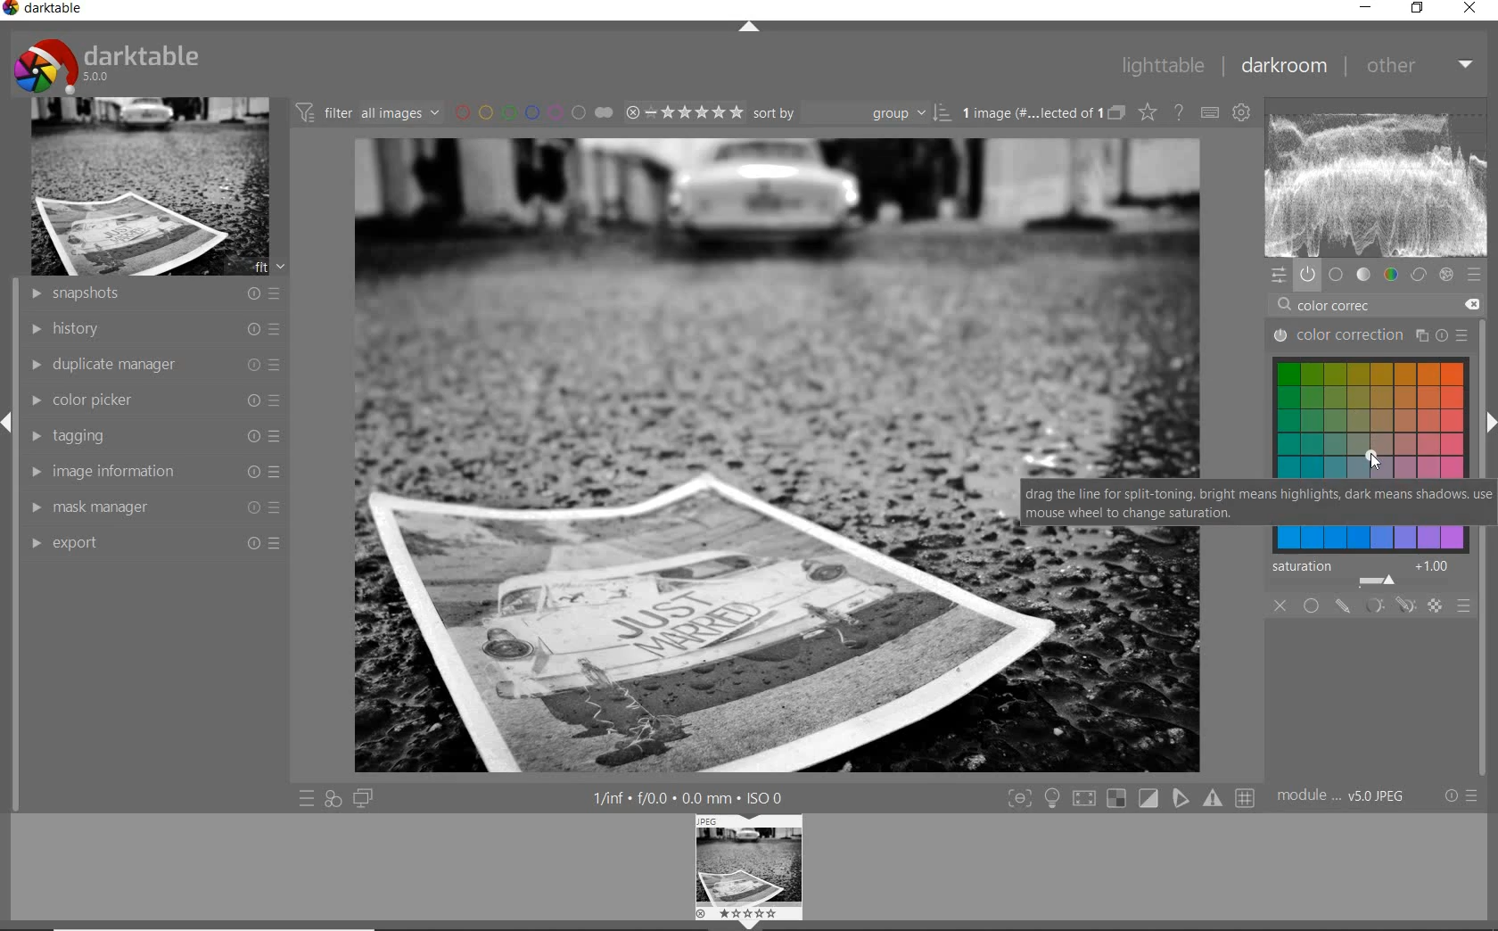 The width and height of the screenshot is (1498, 931). What do you see at coordinates (1282, 63) in the screenshot?
I see `darkroom` at bounding box center [1282, 63].